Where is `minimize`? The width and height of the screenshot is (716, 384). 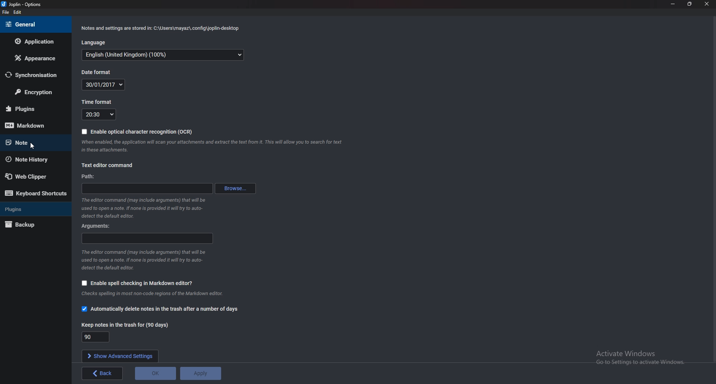
minimize is located at coordinates (672, 4).